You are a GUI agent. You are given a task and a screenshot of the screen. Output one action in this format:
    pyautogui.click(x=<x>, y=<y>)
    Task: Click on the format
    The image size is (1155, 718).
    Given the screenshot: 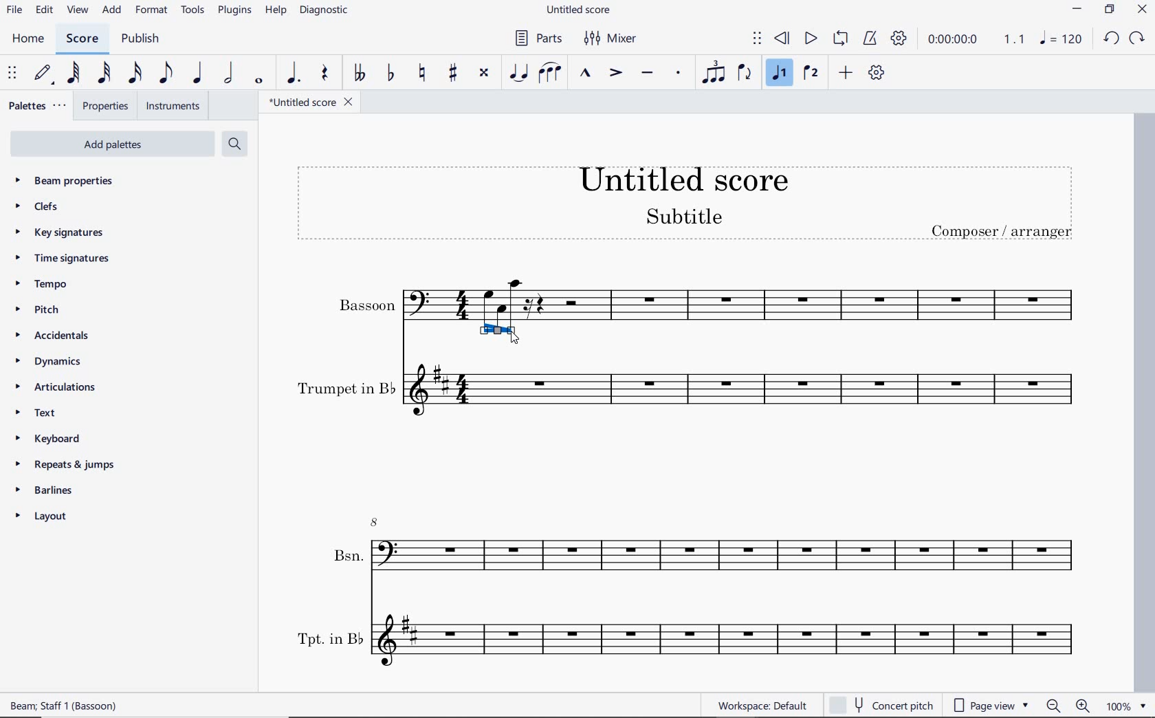 What is the action you would take?
    pyautogui.click(x=153, y=11)
    